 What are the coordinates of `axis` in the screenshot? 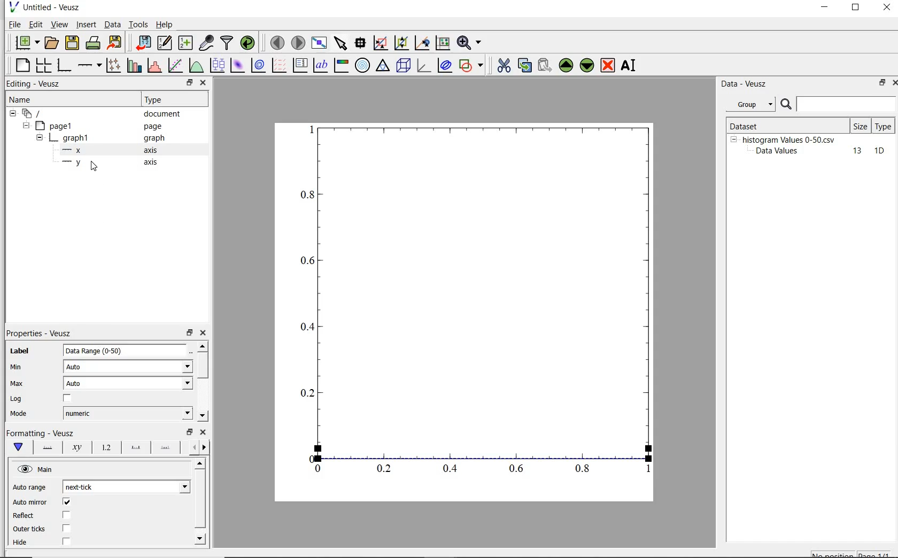 It's located at (154, 163).